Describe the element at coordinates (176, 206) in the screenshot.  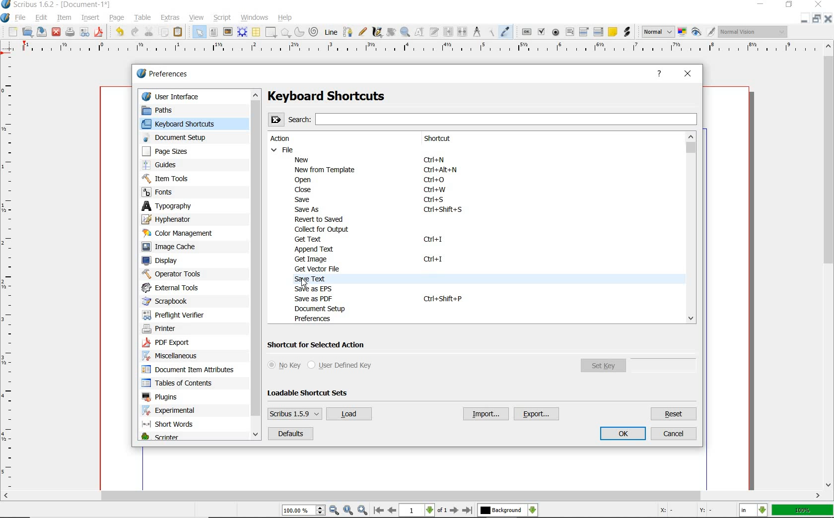
I see `typography` at that location.